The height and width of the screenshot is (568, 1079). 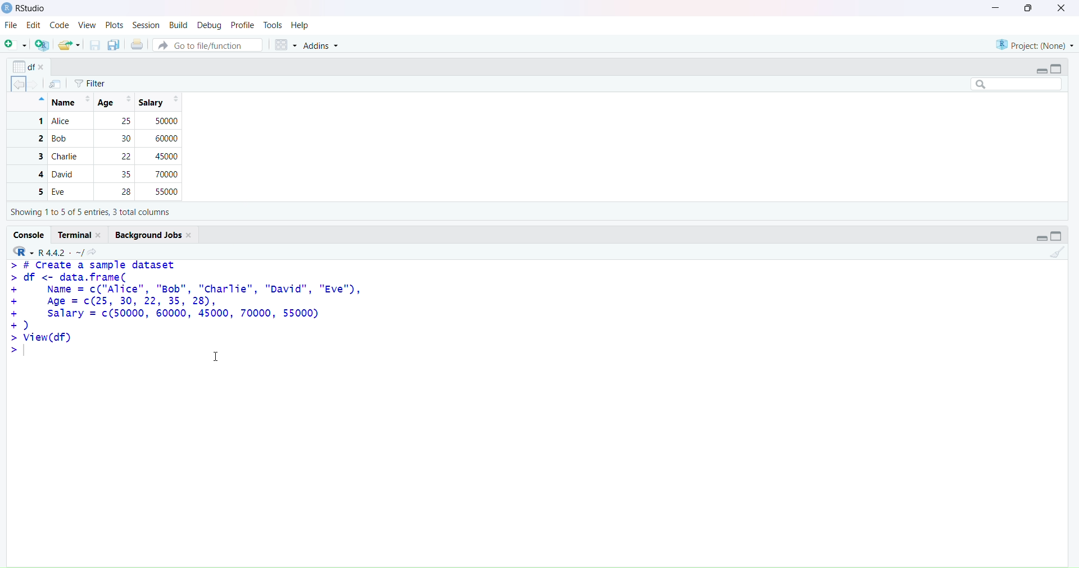 What do you see at coordinates (61, 25) in the screenshot?
I see `code` at bounding box center [61, 25].